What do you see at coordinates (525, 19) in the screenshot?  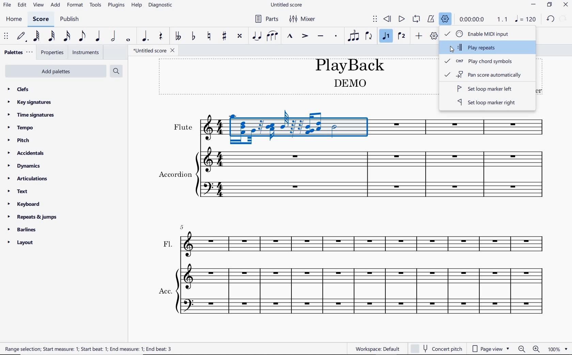 I see `NOTE` at bounding box center [525, 19].